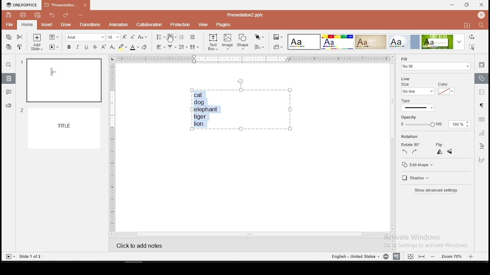 The height and width of the screenshot is (275, 490). Describe the element at coordinates (429, 104) in the screenshot. I see `type` at that location.